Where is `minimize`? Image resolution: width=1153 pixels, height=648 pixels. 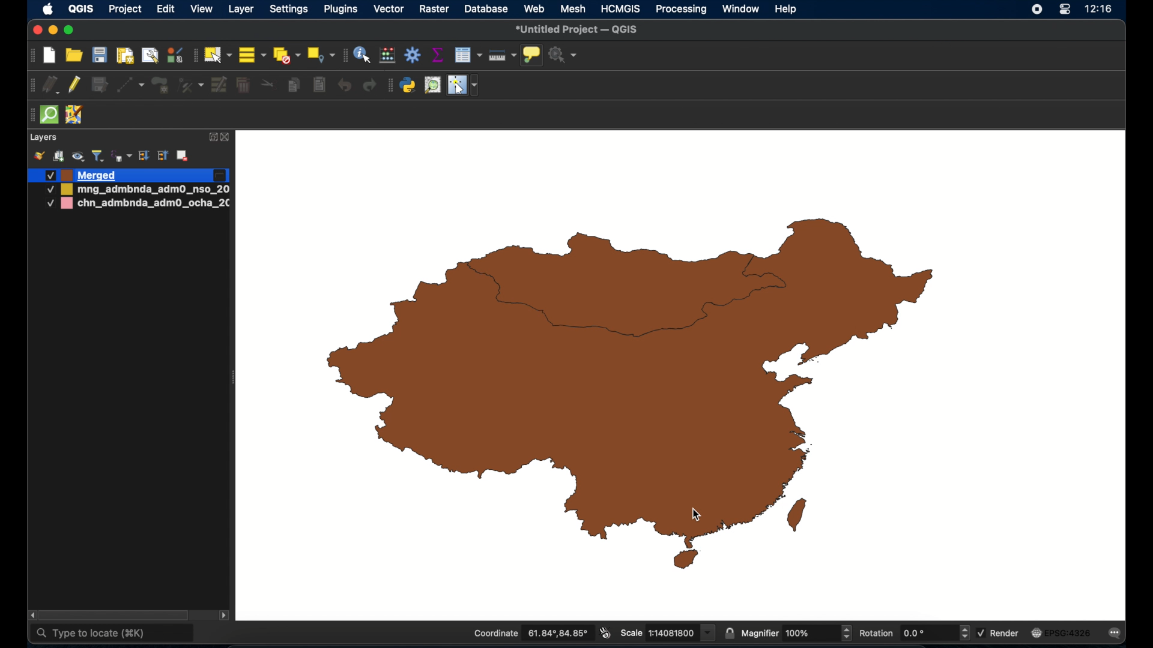
minimize is located at coordinates (52, 31).